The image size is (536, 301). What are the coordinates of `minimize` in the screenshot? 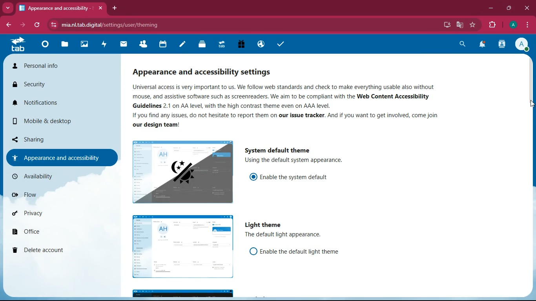 It's located at (492, 9).